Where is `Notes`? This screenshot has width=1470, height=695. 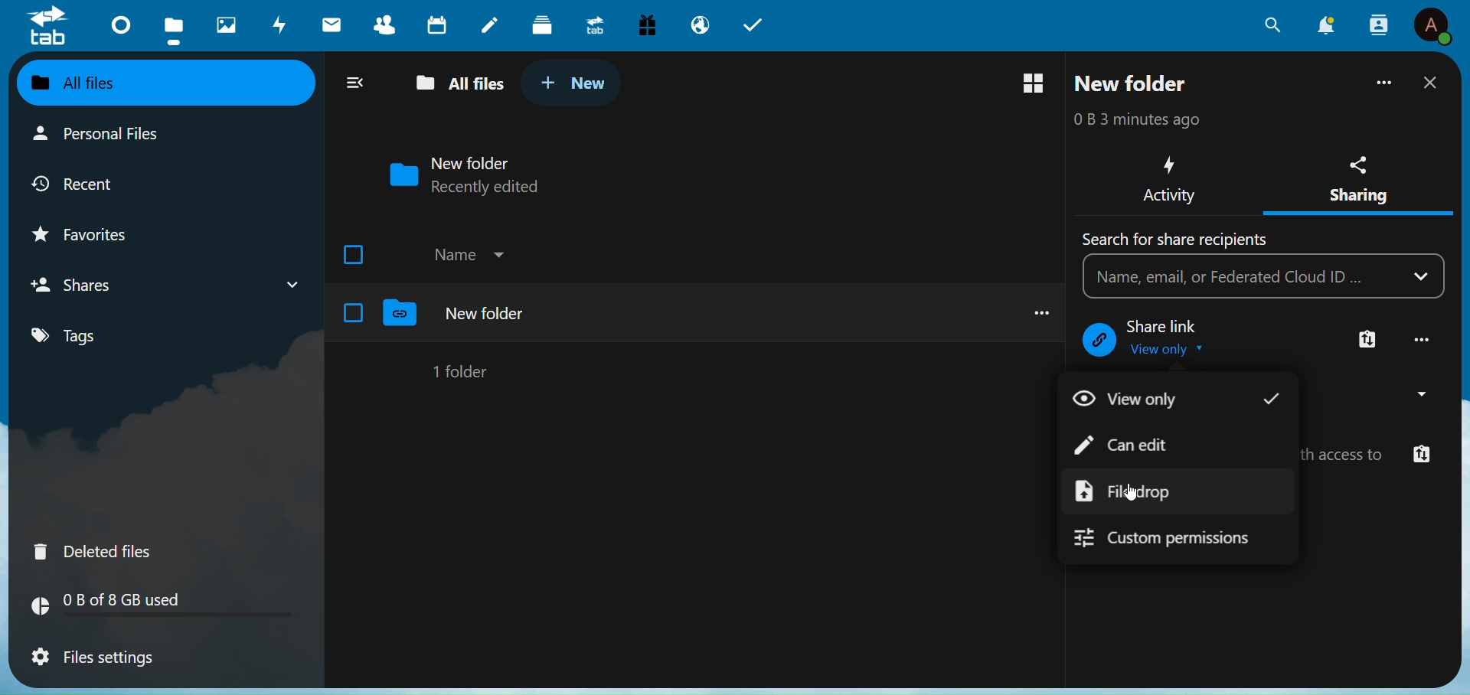
Notes is located at coordinates (488, 21).